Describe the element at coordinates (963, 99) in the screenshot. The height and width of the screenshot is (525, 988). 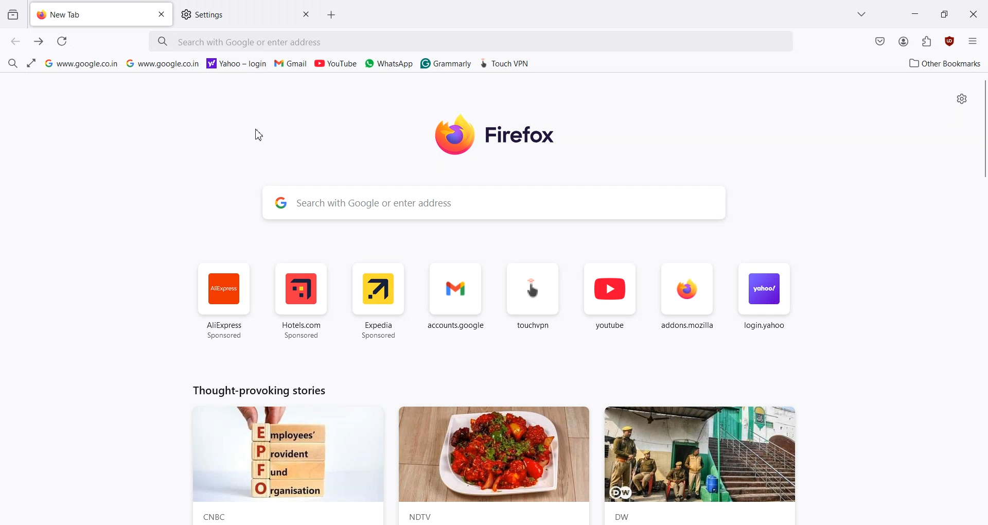
I see `Personalize new Tab` at that location.